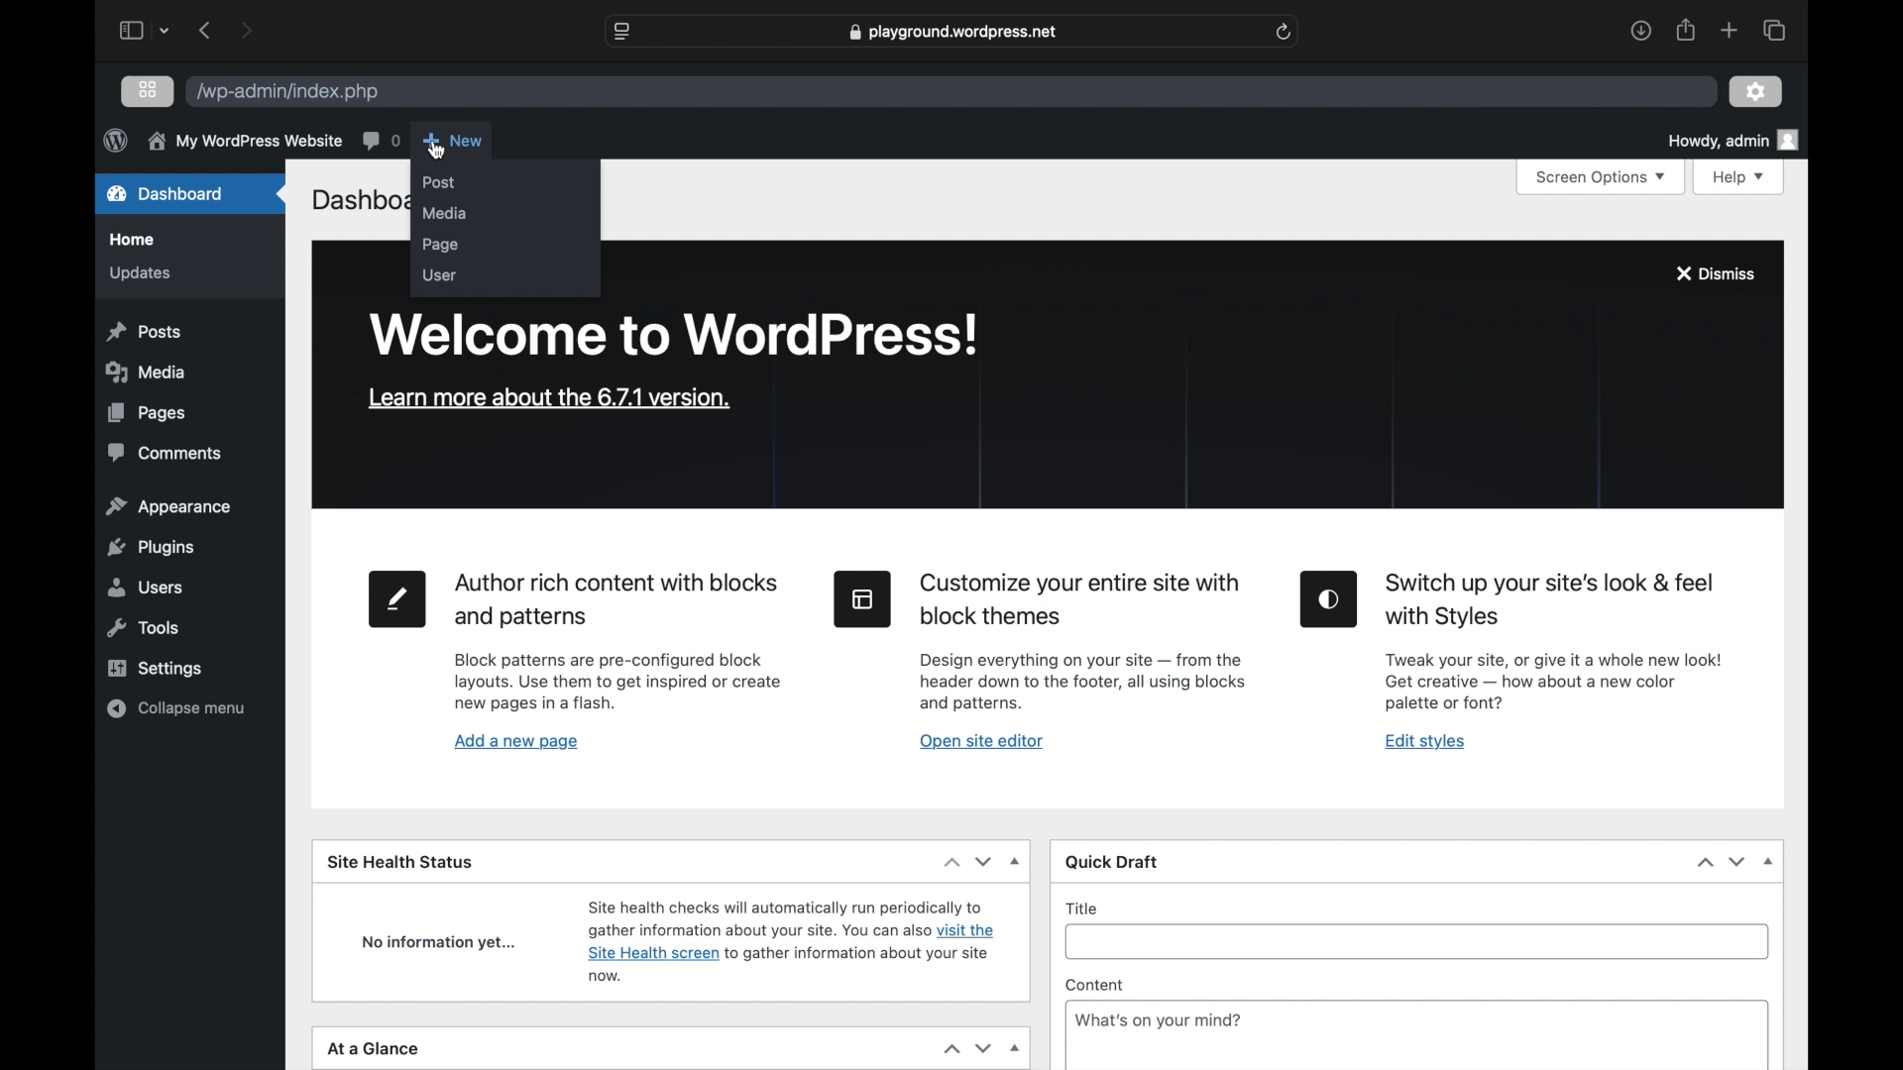  I want to click on tab groupnpiccker, so click(165, 31).